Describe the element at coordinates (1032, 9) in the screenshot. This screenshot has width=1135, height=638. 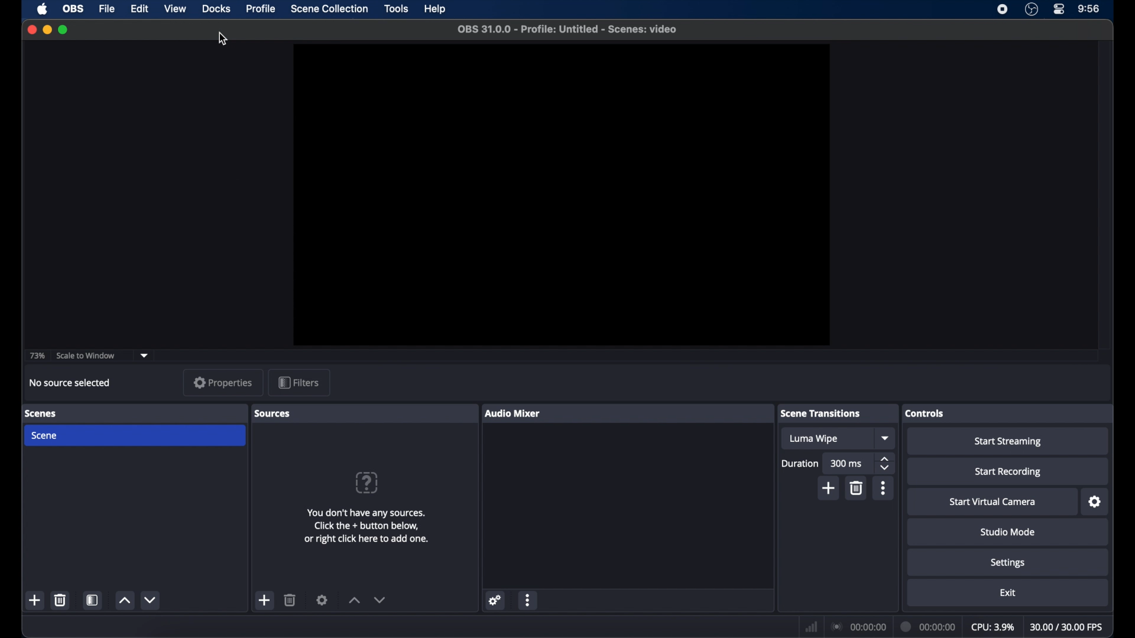
I see `obs studio` at that location.